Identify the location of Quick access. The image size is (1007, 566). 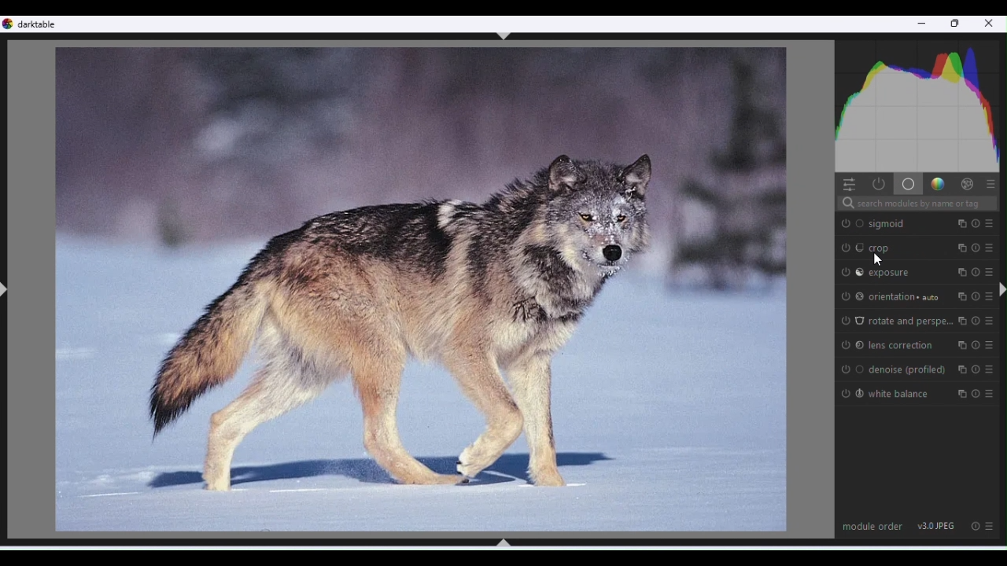
(847, 183).